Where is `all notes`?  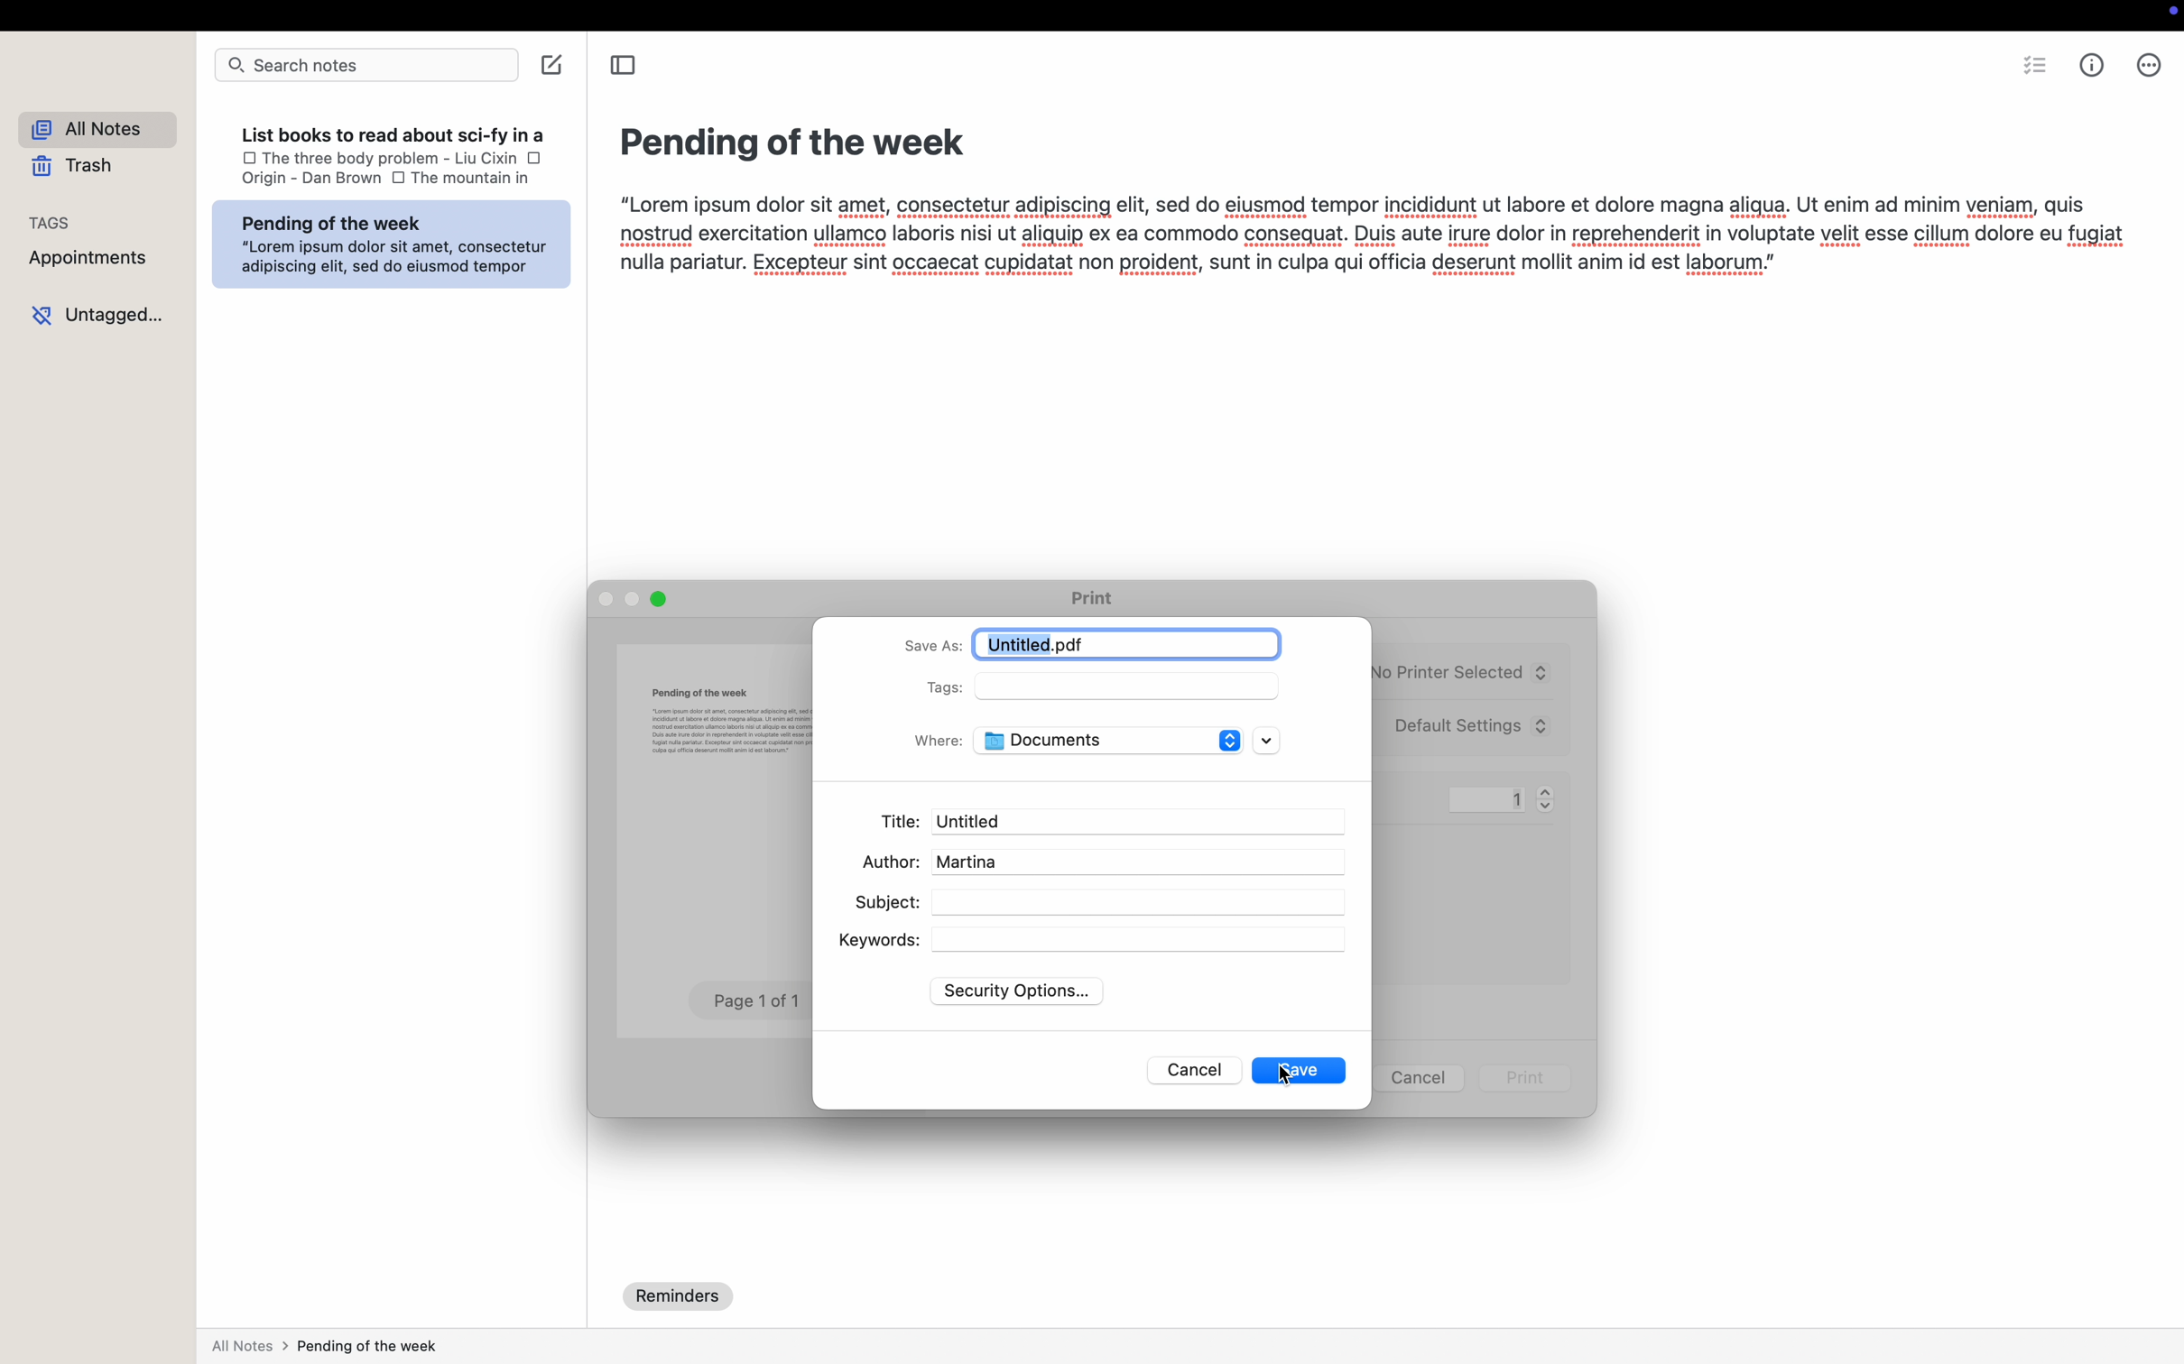 all notes is located at coordinates (96, 129).